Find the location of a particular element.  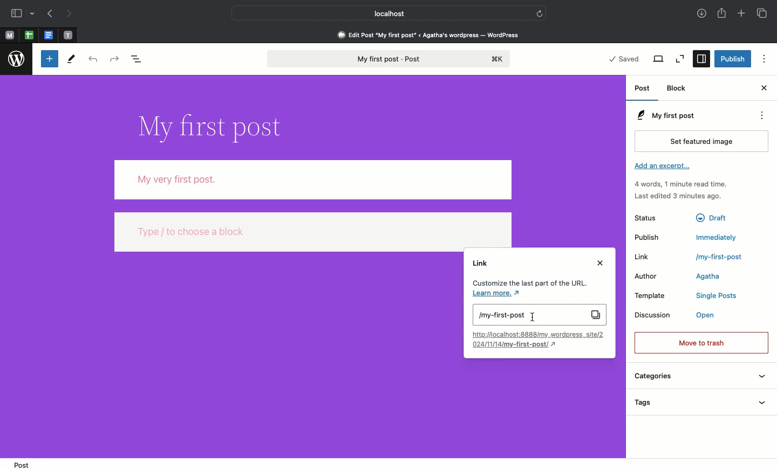

Next page is located at coordinates (72, 14).